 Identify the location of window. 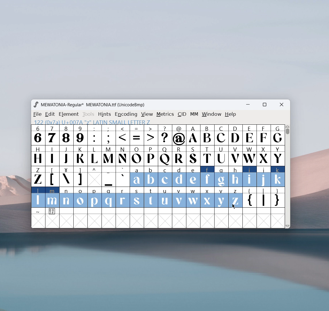
(212, 114).